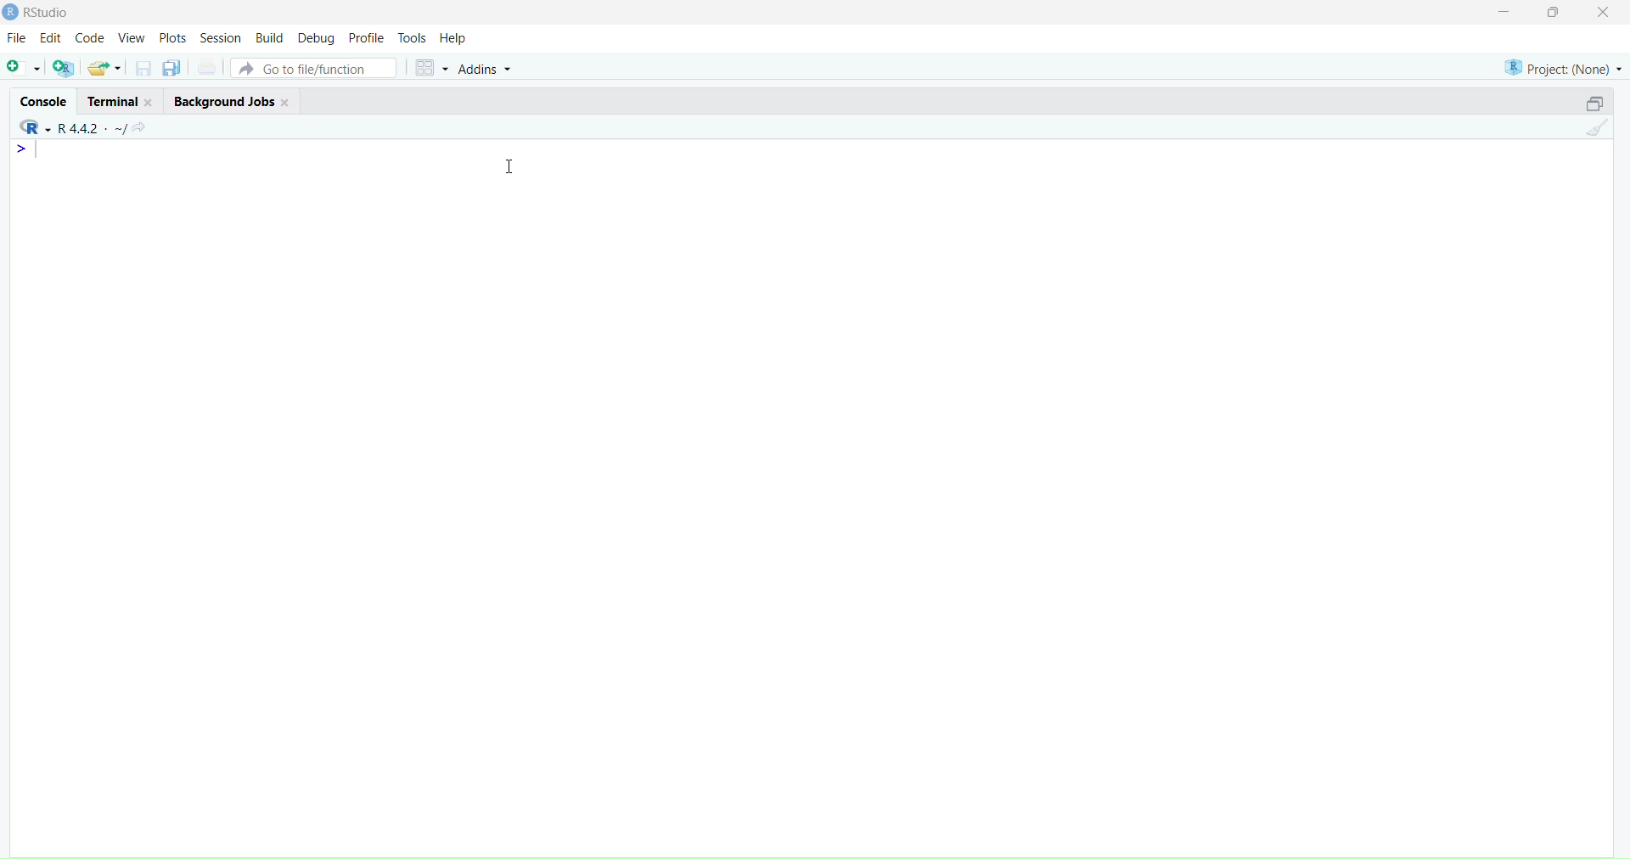 This screenshot has width=1630, height=859. Describe the element at coordinates (316, 39) in the screenshot. I see `debug` at that location.